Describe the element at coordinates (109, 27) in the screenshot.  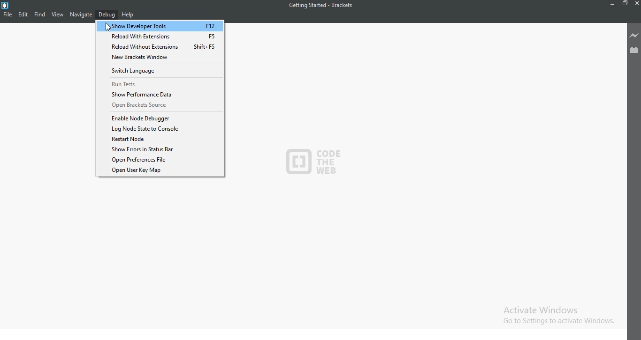
I see `Cursor` at that location.